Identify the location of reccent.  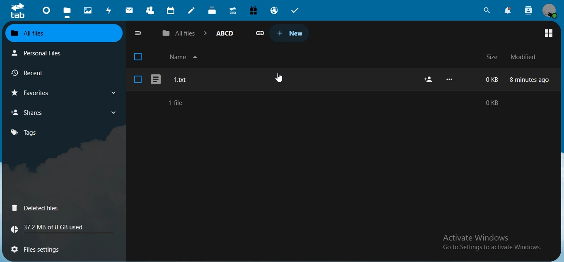
(37, 74).